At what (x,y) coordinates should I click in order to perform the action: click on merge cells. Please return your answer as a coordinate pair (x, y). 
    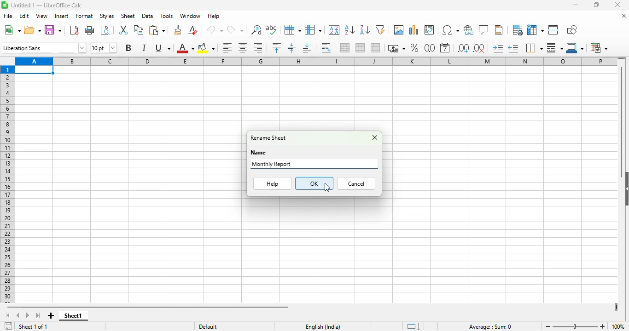
    Looking at the image, I should click on (361, 47).